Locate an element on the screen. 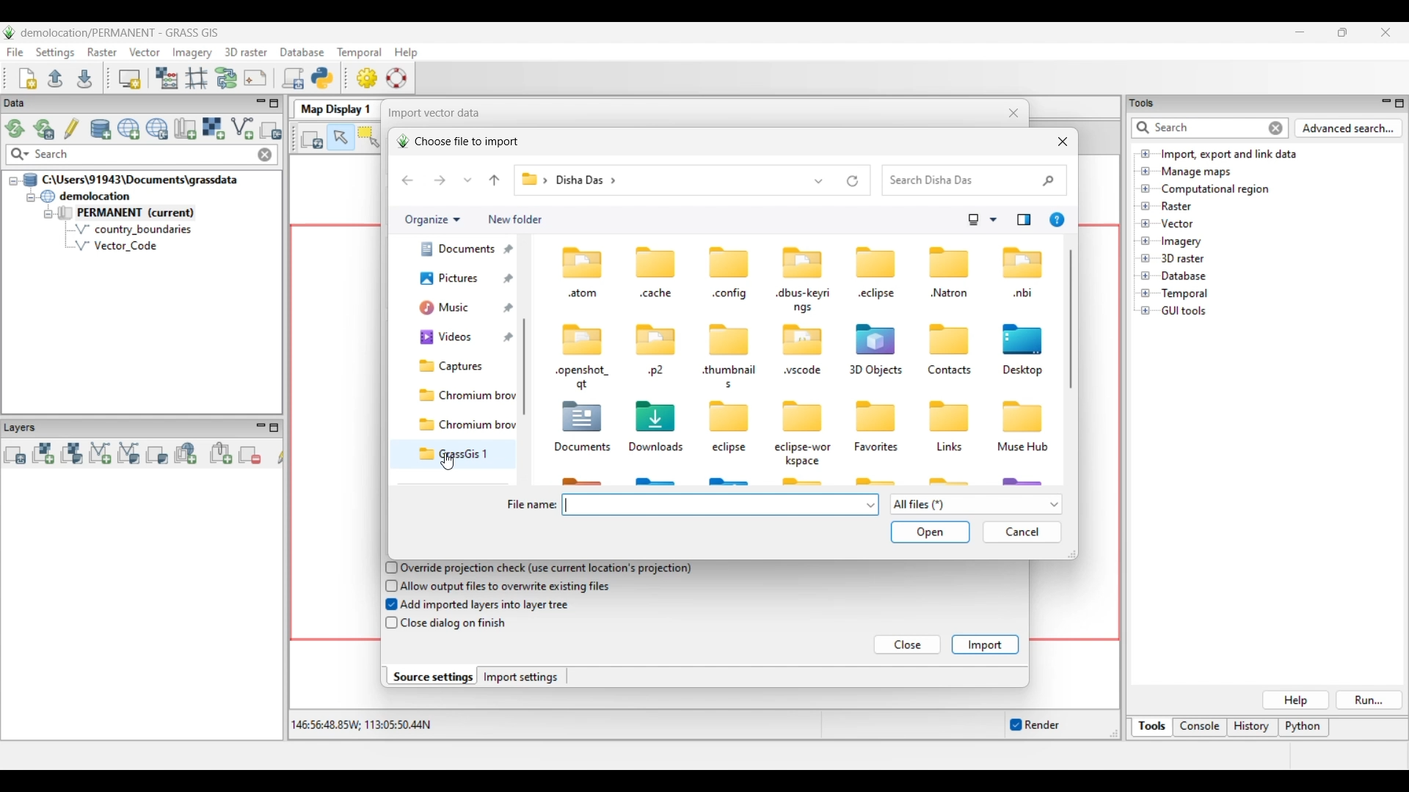  icon is located at coordinates (727, 340).